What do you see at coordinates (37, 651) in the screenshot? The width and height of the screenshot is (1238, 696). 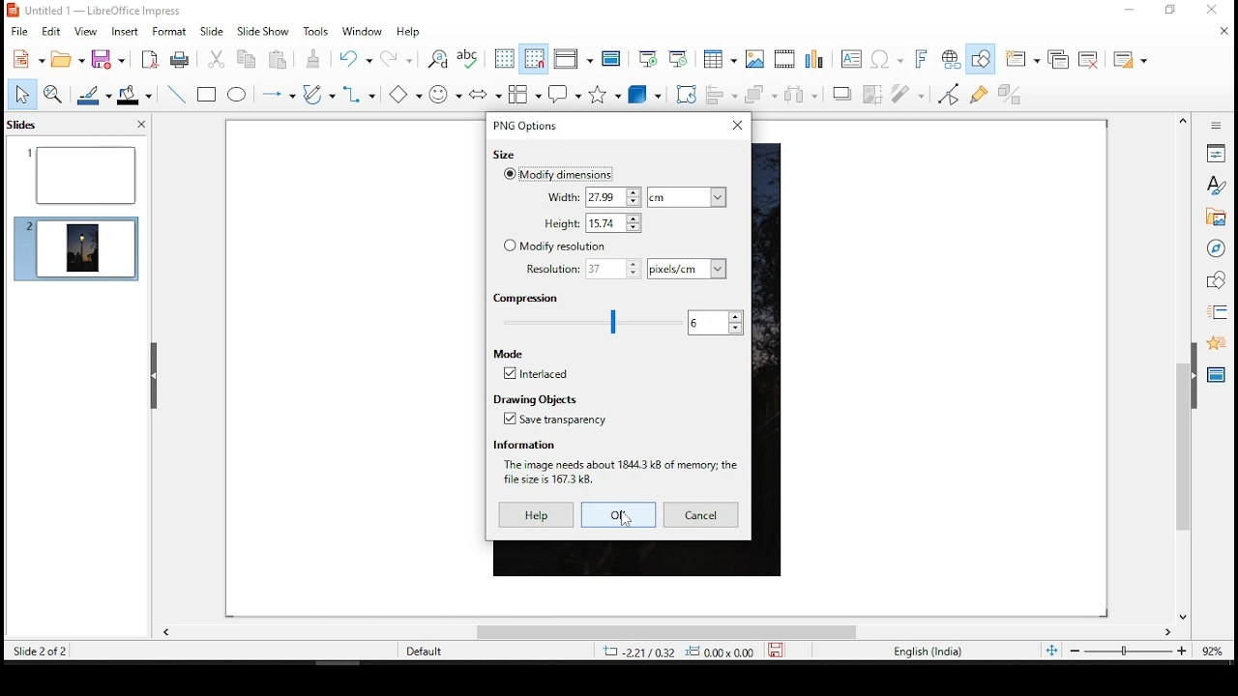 I see `Slide 2 of 2` at bounding box center [37, 651].